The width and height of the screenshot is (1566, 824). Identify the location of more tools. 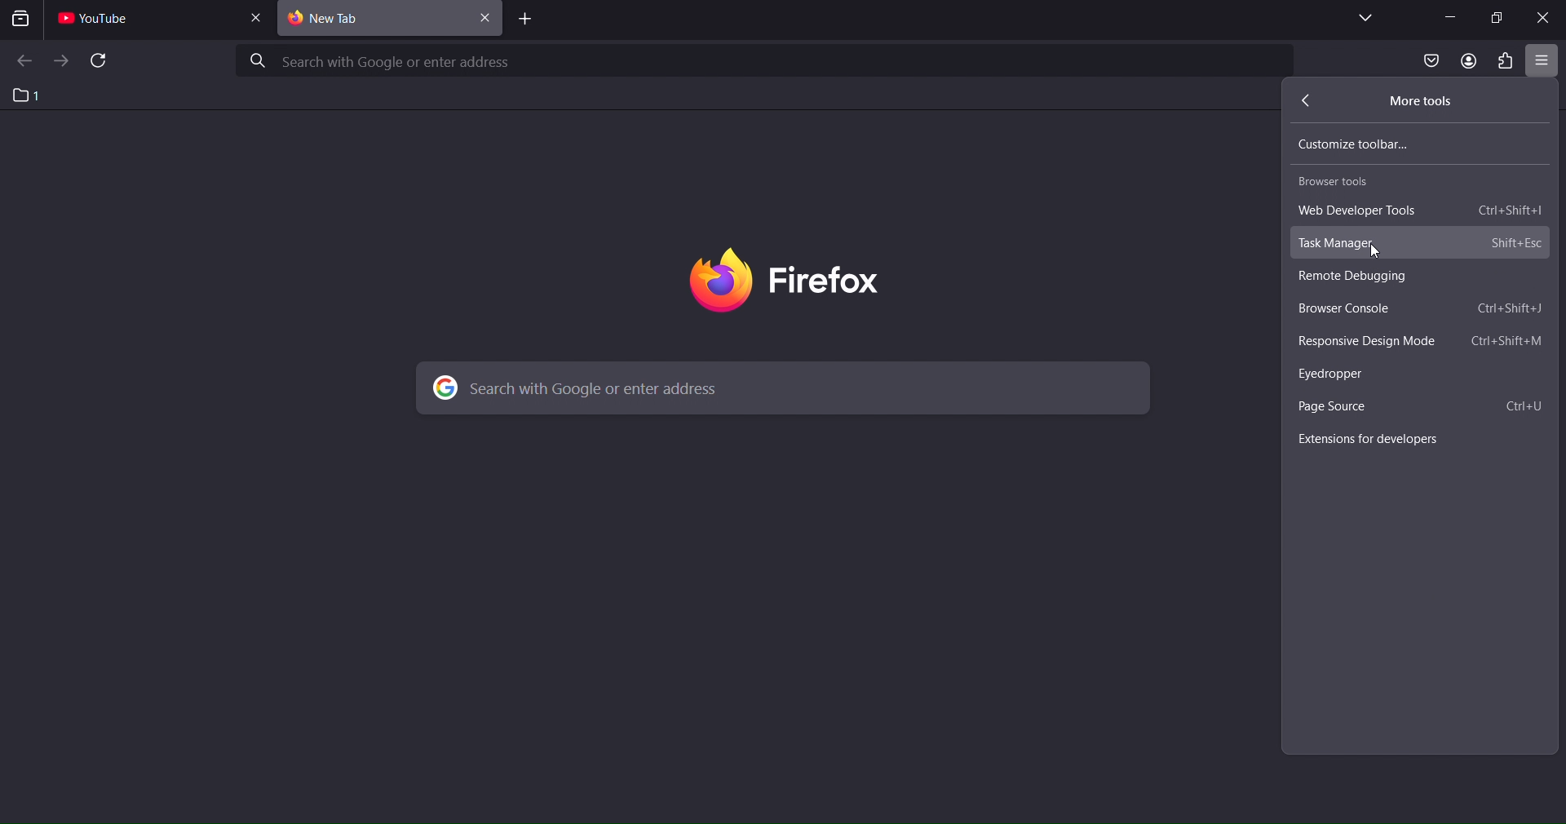
(1422, 103).